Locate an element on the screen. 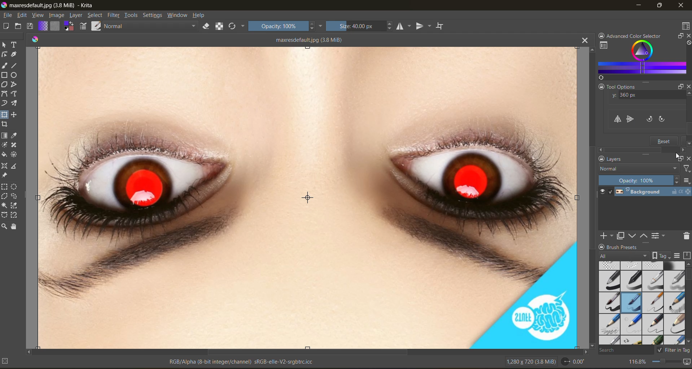 The image size is (692, 369). fill gradients is located at coordinates (45, 26).